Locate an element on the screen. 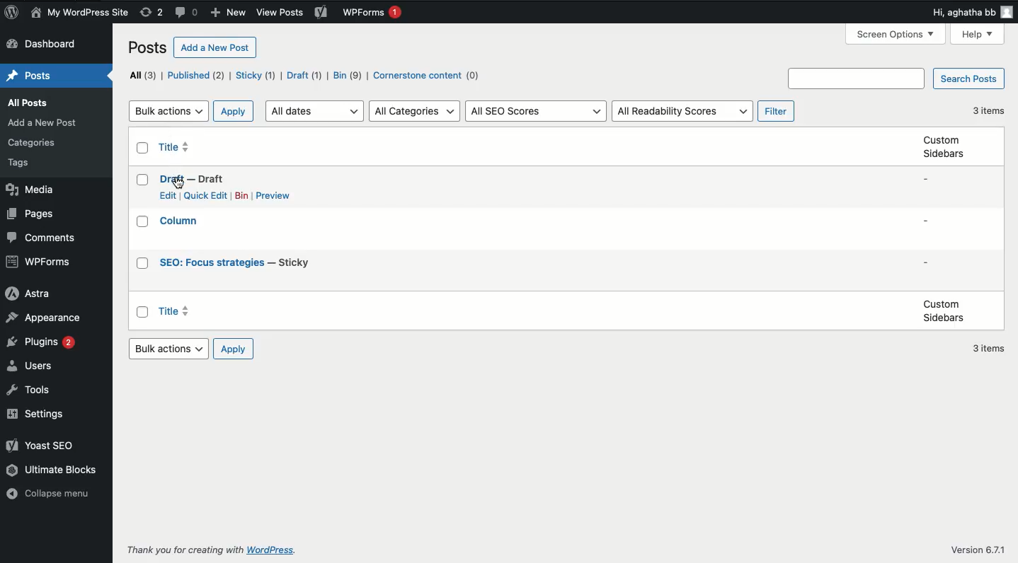  Hi user is located at coordinates (971, 11).